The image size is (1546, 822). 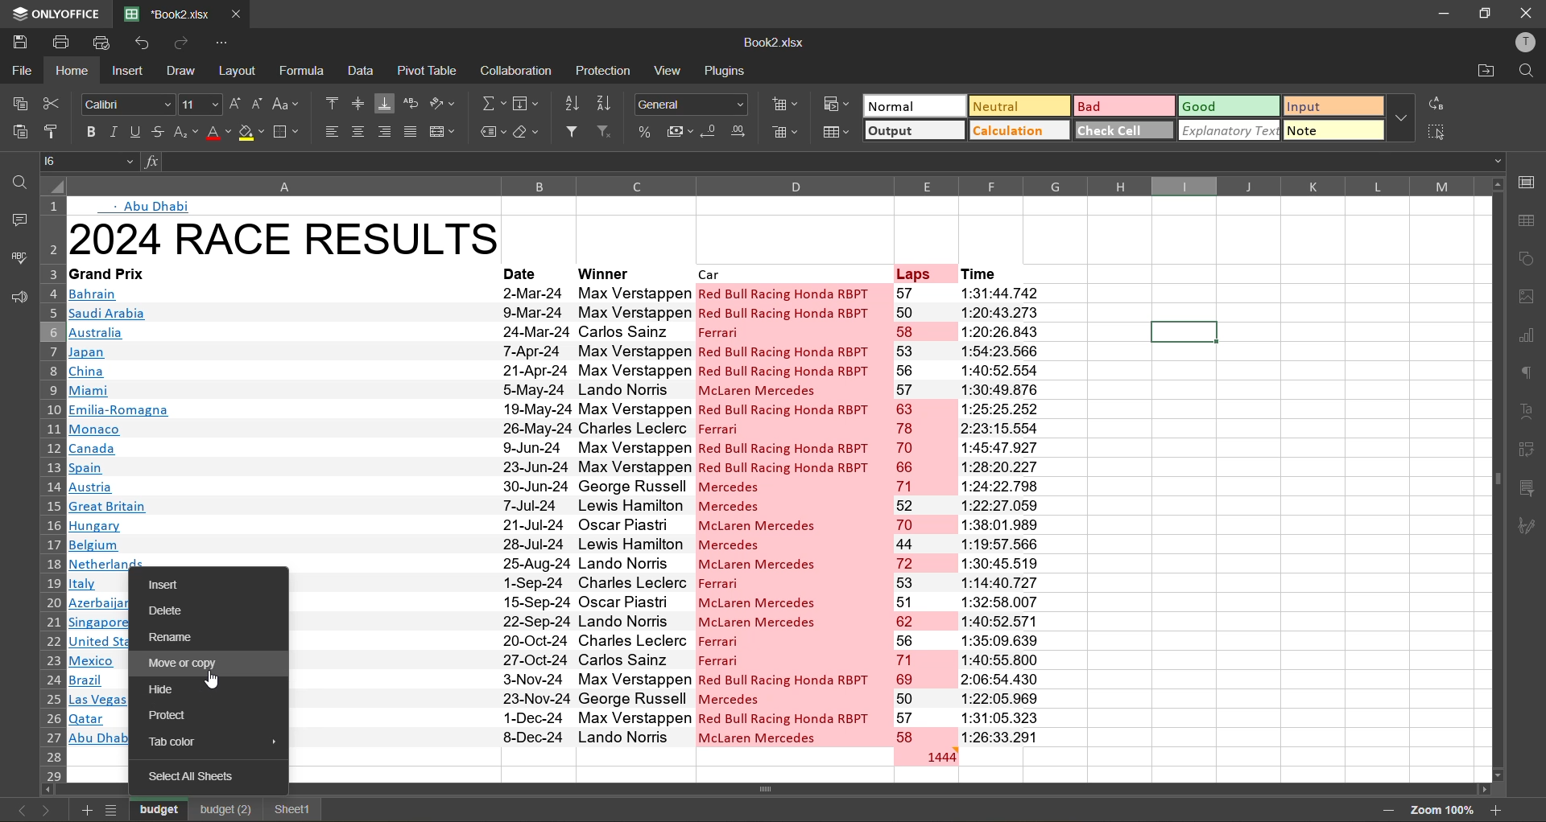 I want to click on select all sheets, so click(x=188, y=776).